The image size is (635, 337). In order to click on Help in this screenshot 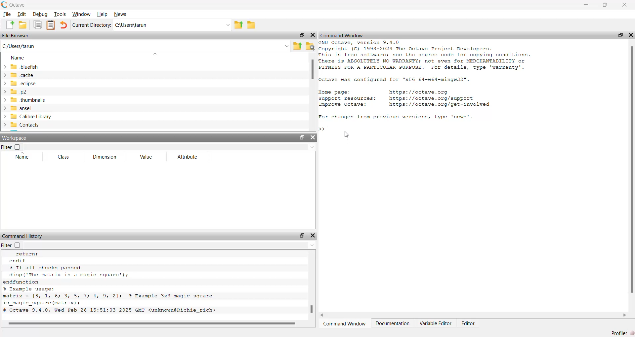, I will do `click(103, 14)`.